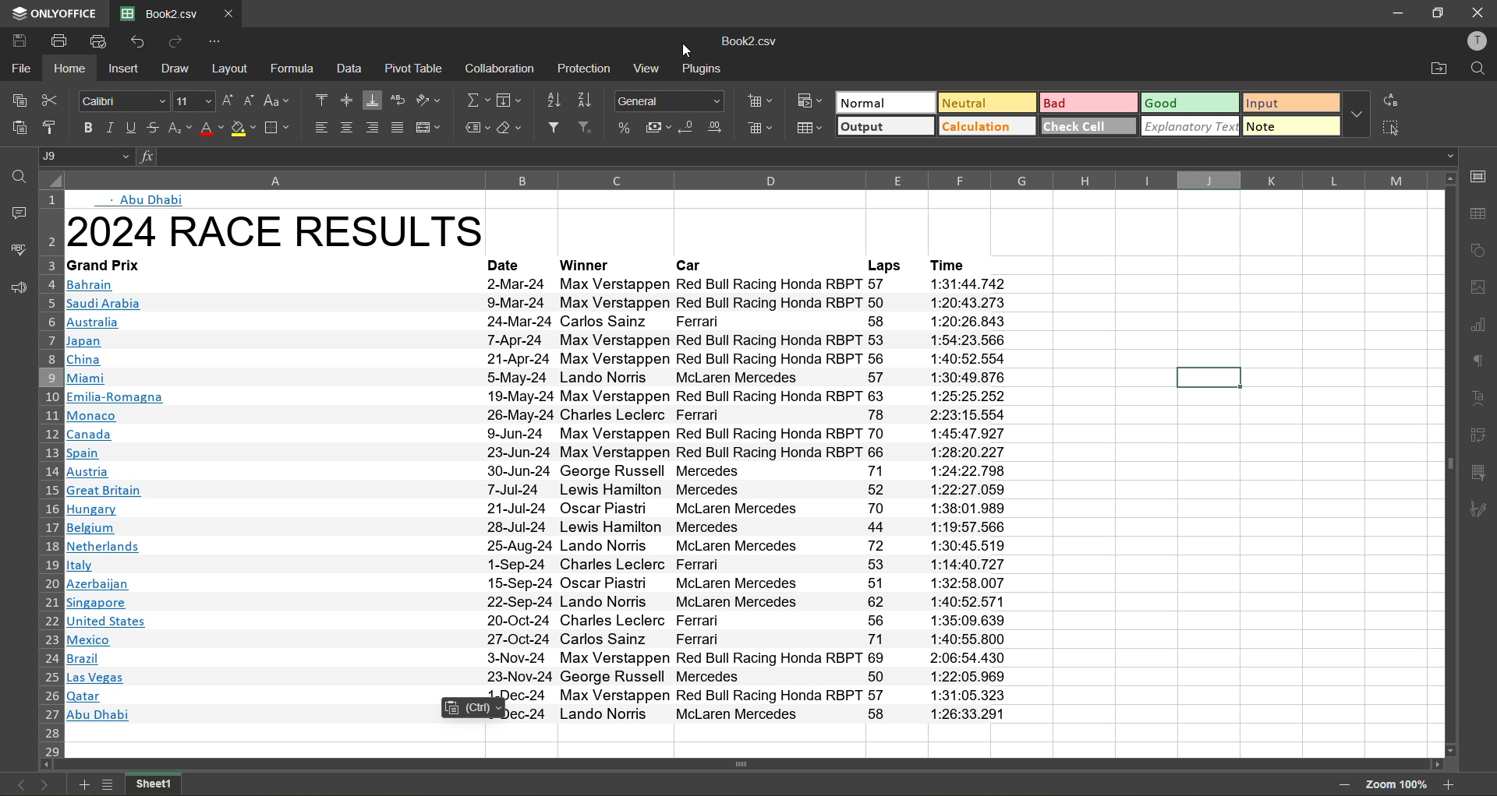 This screenshot has width=1497, height=796. I want to click on text info, so click(539, 415).